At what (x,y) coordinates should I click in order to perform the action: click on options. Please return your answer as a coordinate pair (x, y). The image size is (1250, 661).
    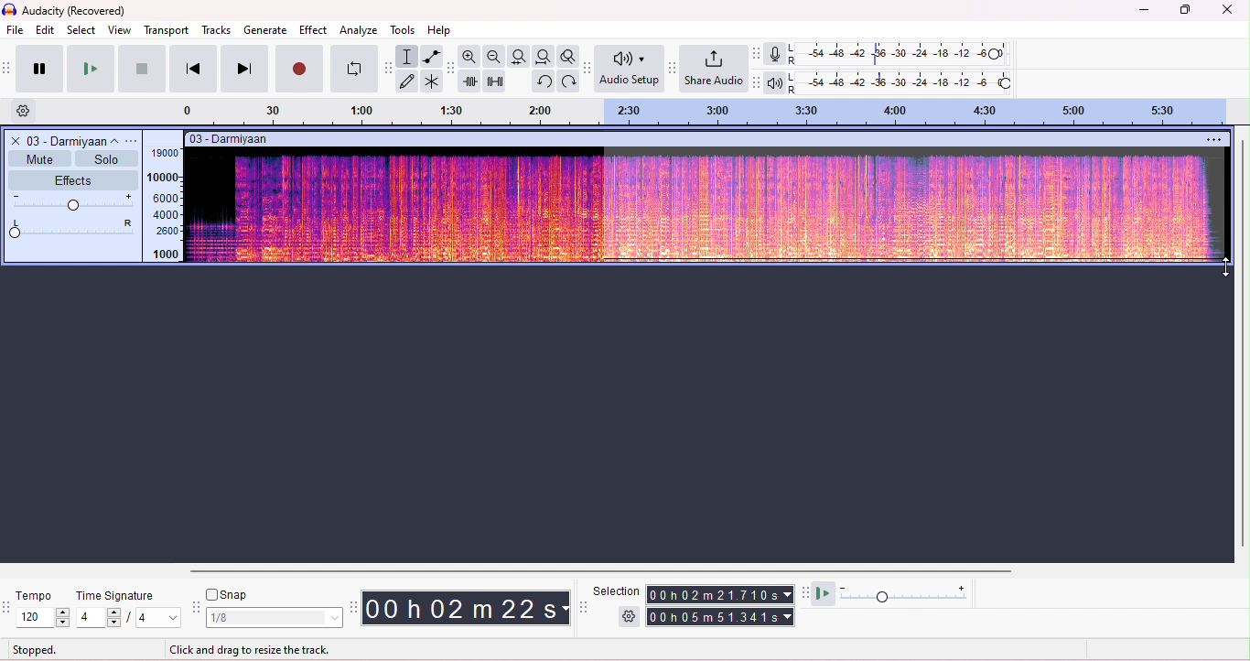
    Looking at the image, I should click on (1215, 138).